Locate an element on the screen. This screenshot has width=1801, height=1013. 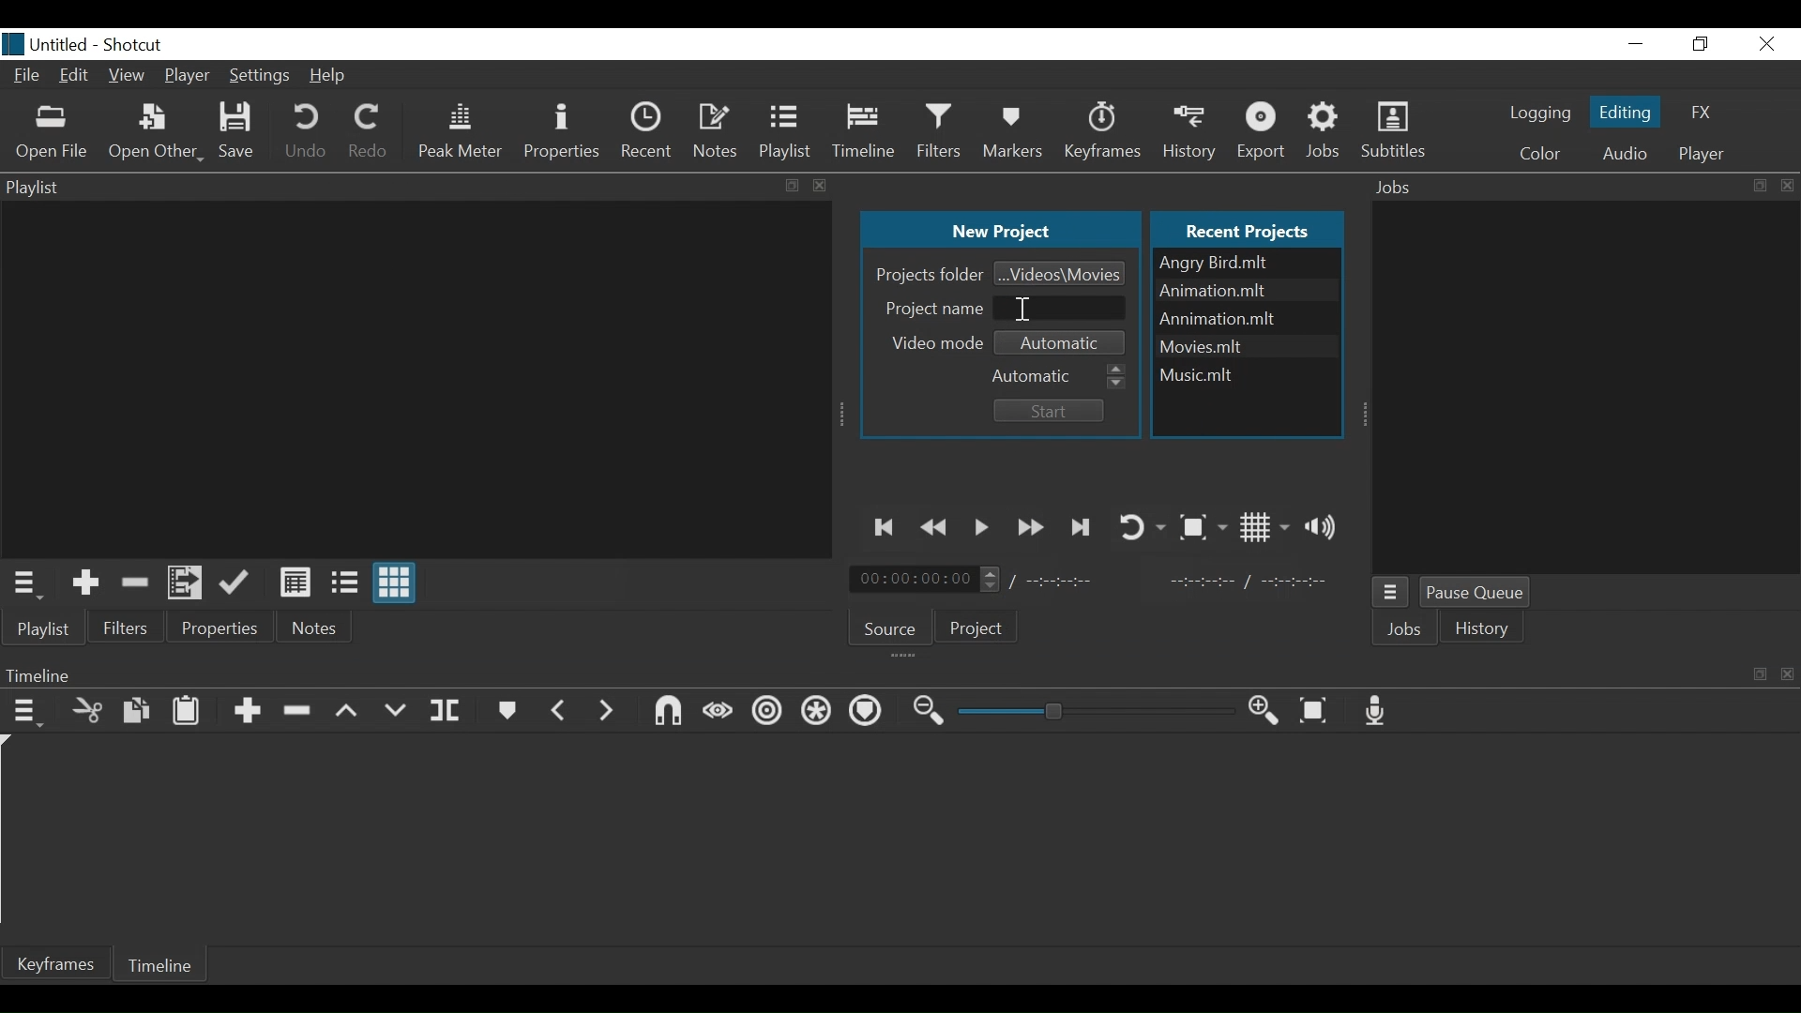
Copy is located at coordinates (138, 711).